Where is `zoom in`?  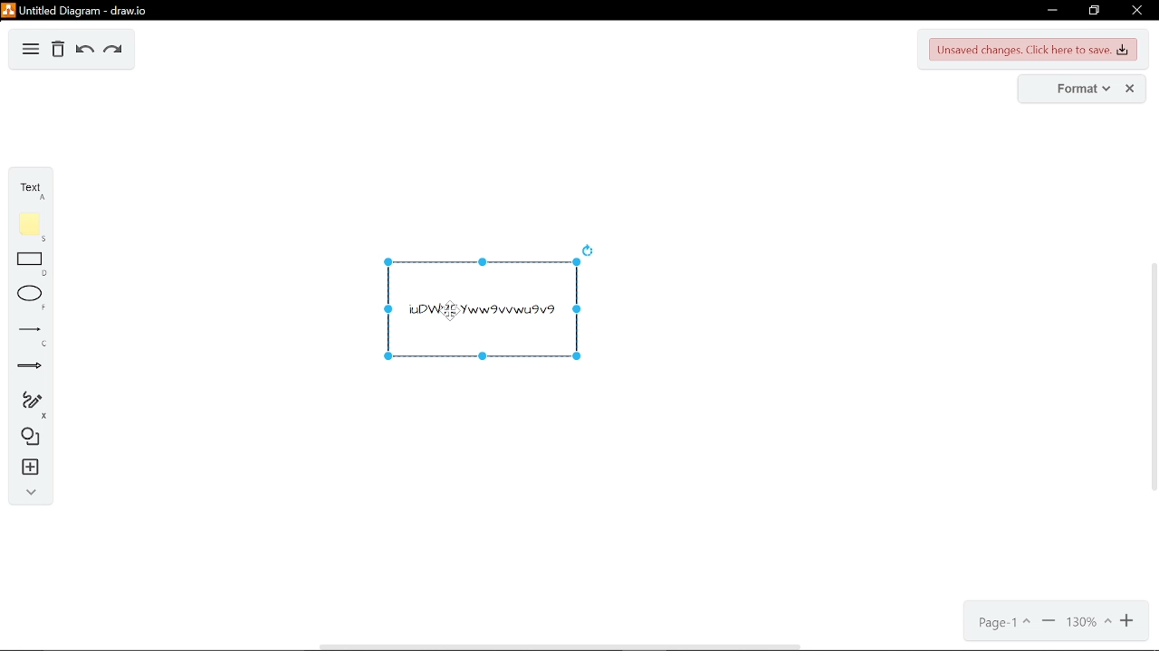 zoom in is located at coordinates (1128, 624).